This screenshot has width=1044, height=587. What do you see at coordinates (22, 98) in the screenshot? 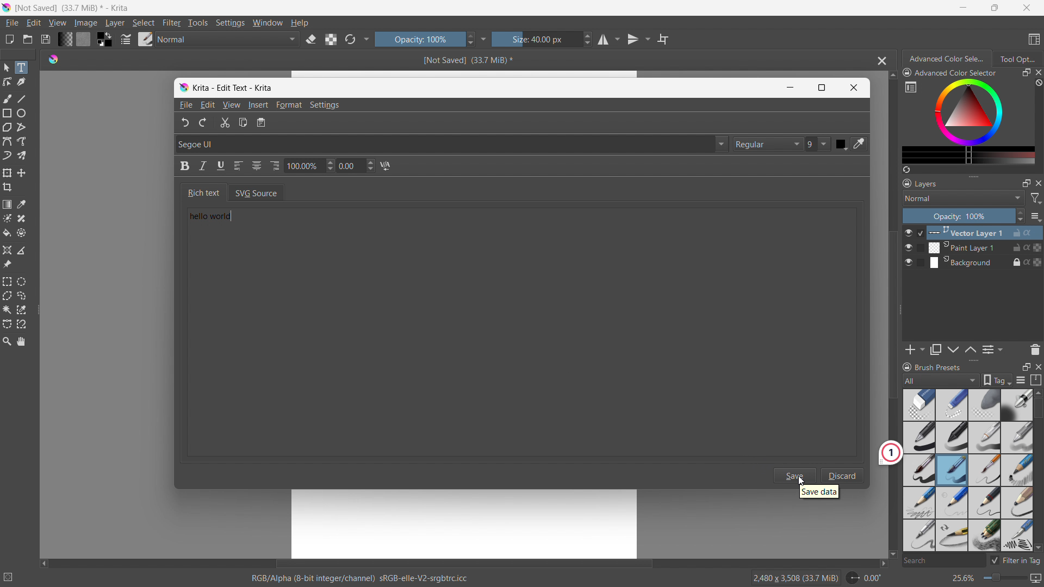
I see `line tool` at bounding box center [22, 98].